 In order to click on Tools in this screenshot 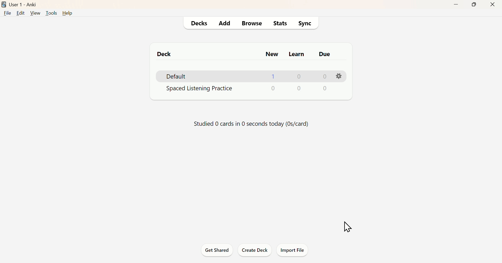, I will do `click(51, 13)`.